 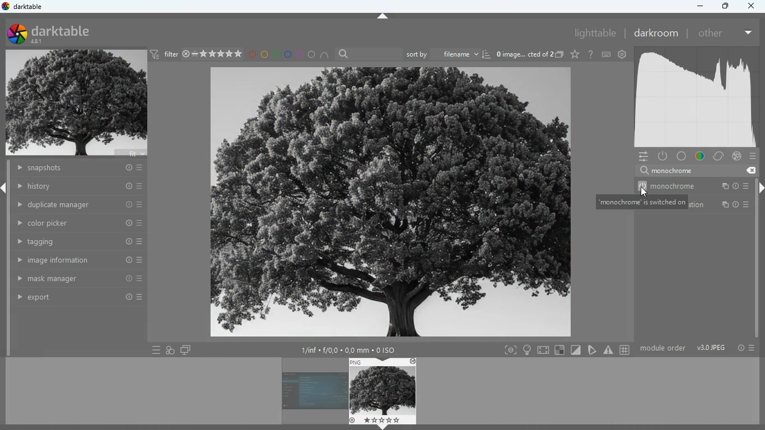 What do you see at coordinates (559, 55) in the screenshot?
I see `copy` at bounding box center [559, 55].